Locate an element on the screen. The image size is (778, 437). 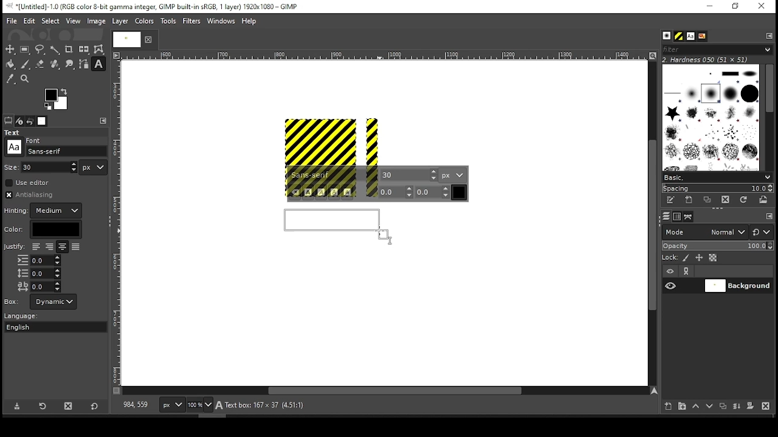
zoom level is located at coordinates (199, 406).